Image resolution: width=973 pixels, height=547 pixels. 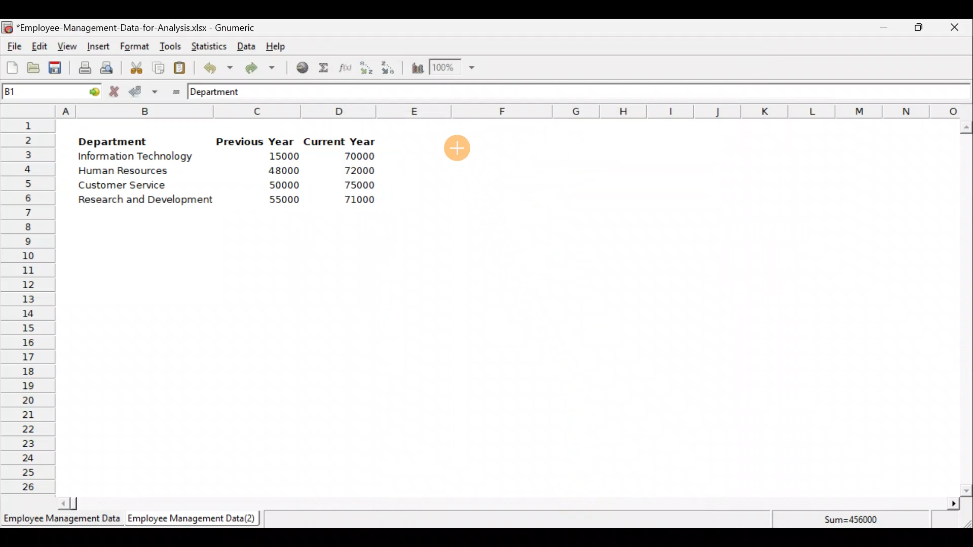 What do you see at coordinates (954, 29) in the screenshot?
I see `Close` at bounding box center [954, 29].